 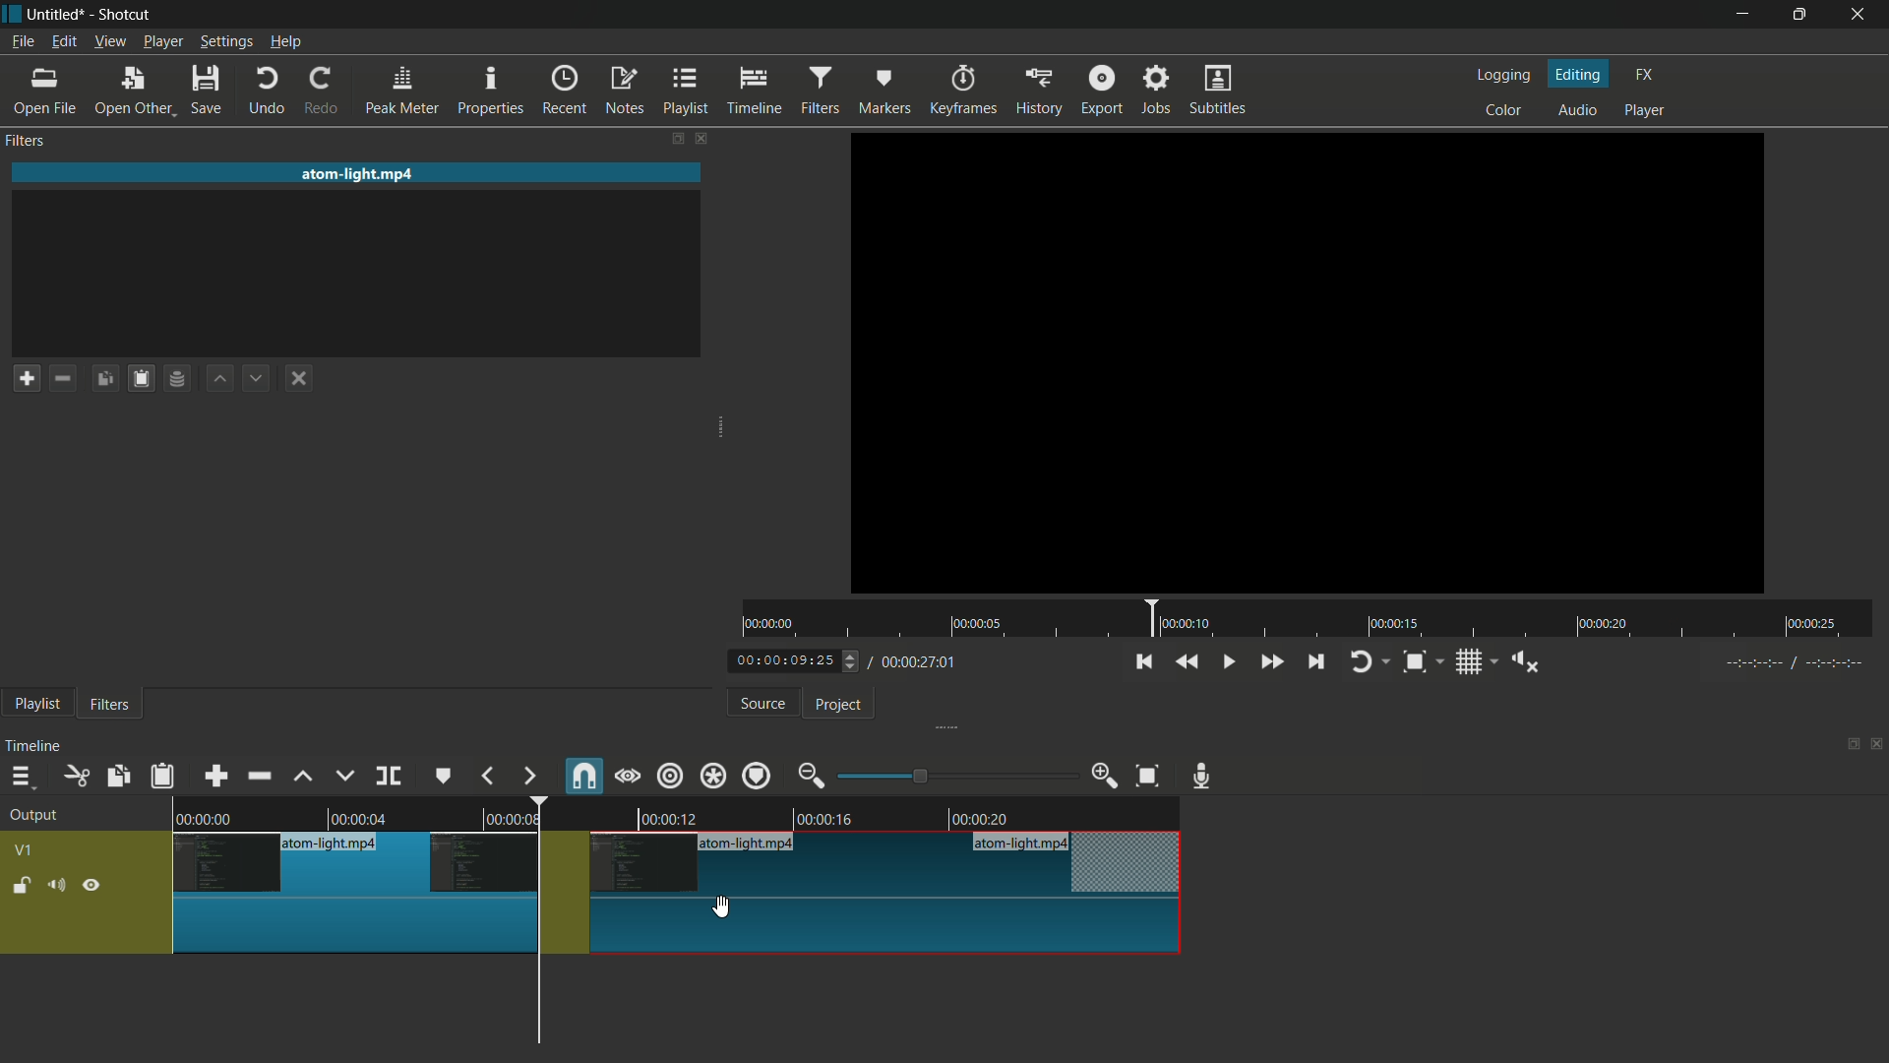 I want to click on create or edit marker, so click(x=444, y=778).